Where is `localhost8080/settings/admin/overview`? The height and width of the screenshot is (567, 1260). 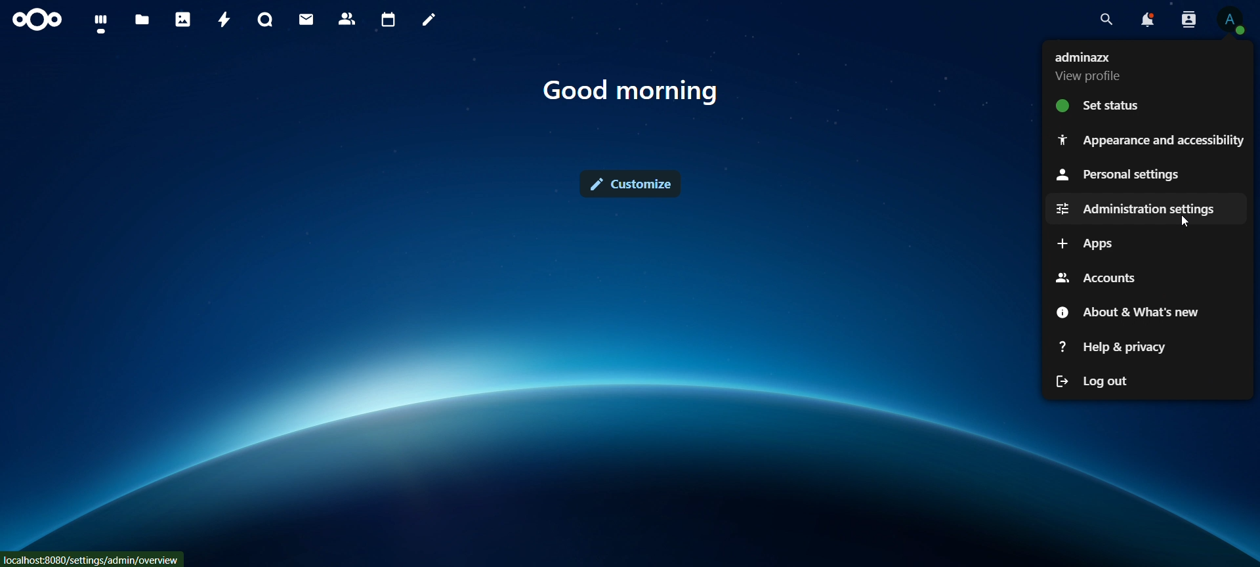
localhost8080/settings/admin/overview is located at coordinates (89, 557).